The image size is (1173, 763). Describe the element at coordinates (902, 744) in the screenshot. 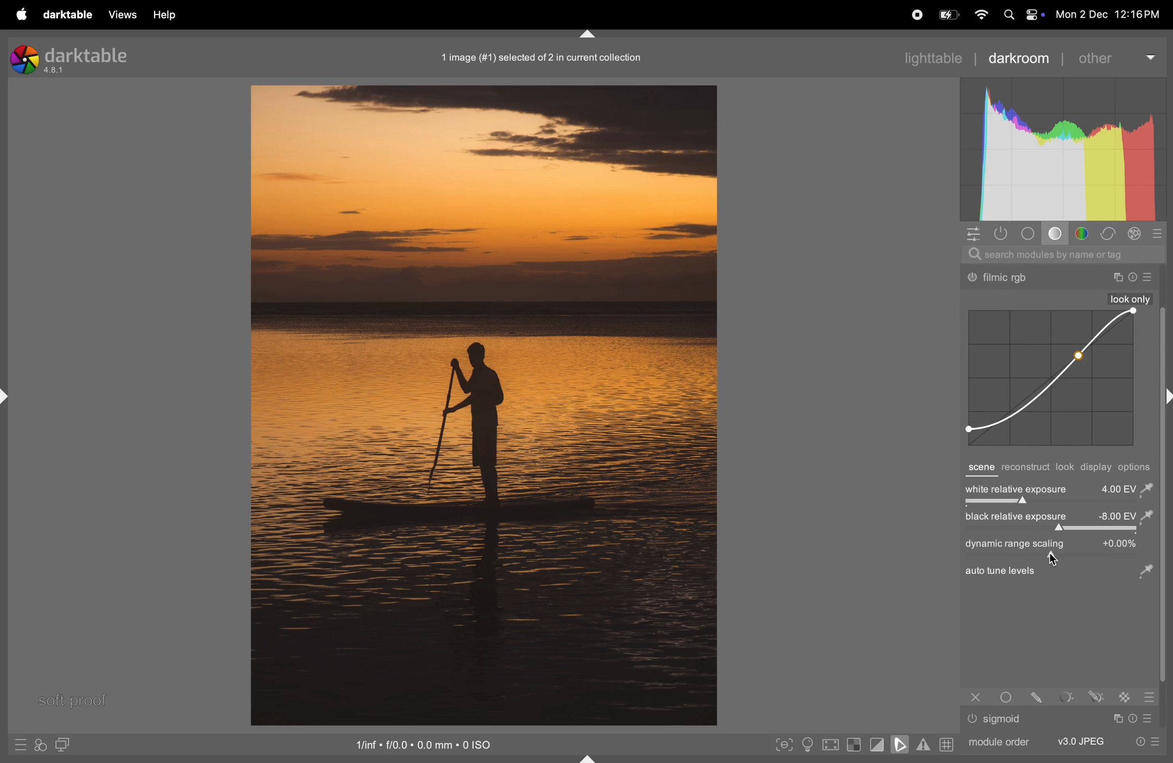

I see `soft proofing` at that location.